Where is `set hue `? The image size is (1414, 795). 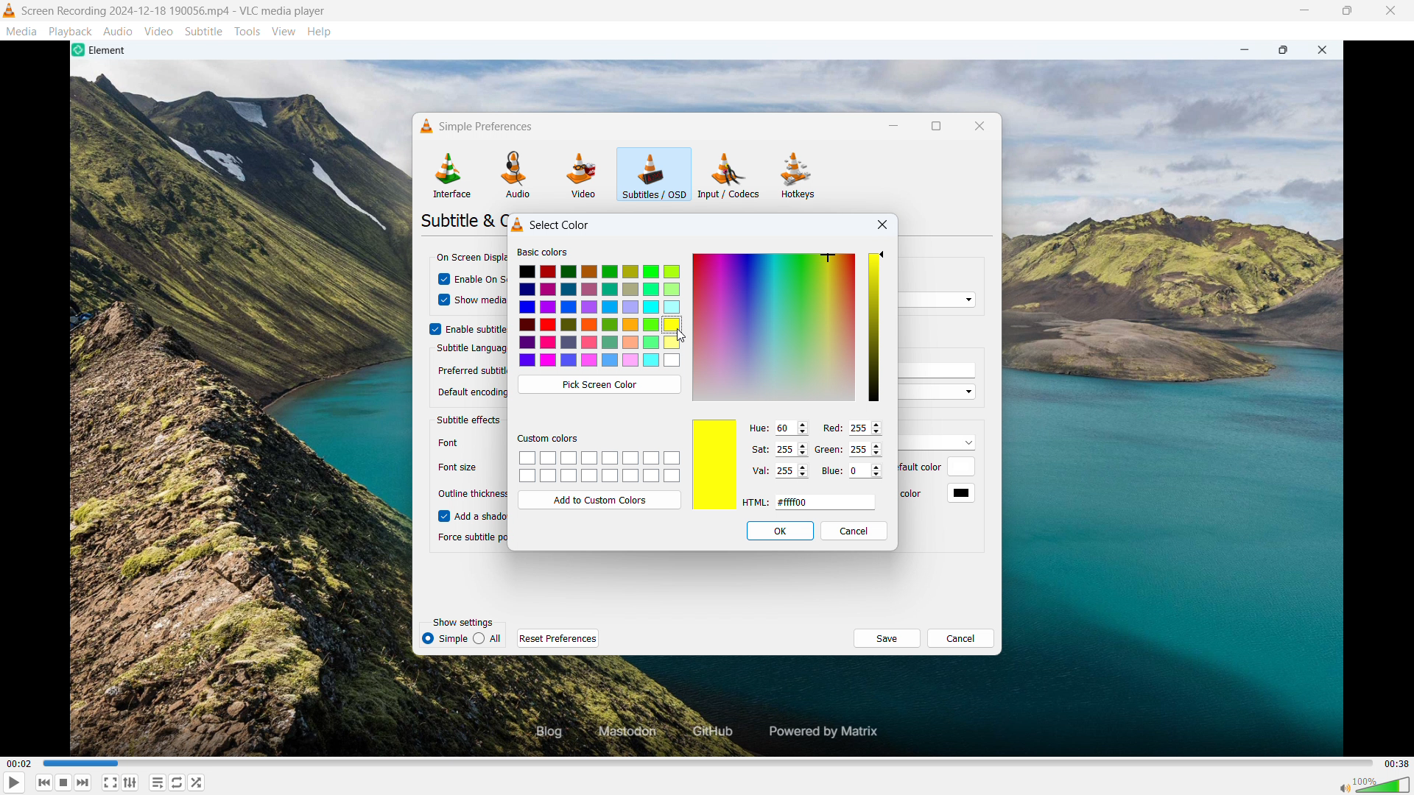
set hue  is located at coordinates (791, 428).